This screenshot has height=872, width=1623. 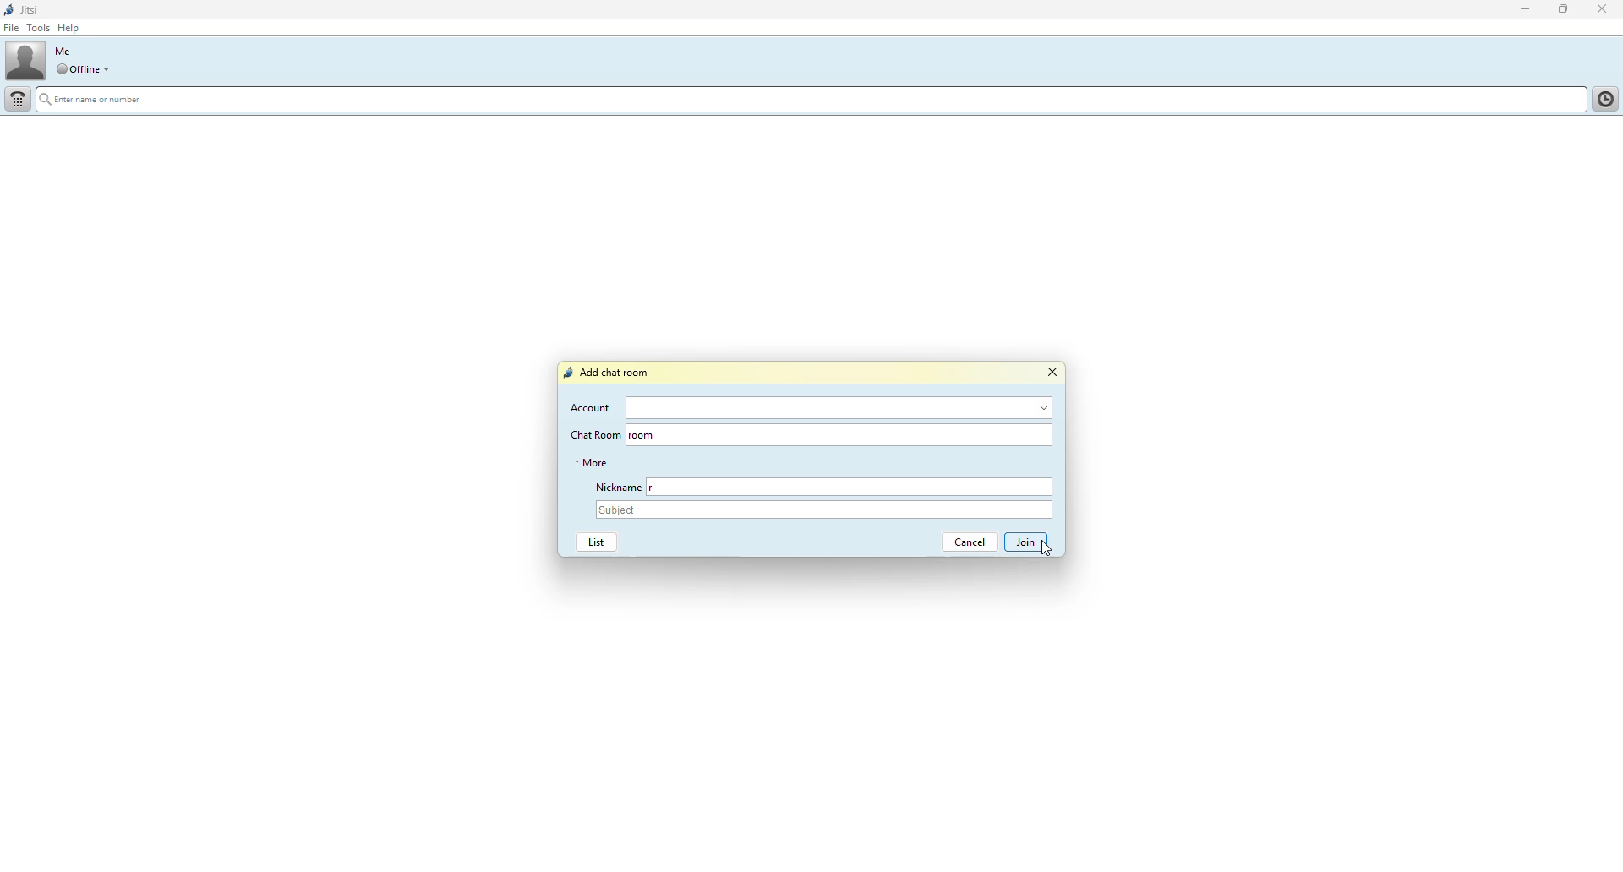 What do you see at coordinates (964, 542) in the screenshot?
I see `cancel` at bounding box center [964, 542].